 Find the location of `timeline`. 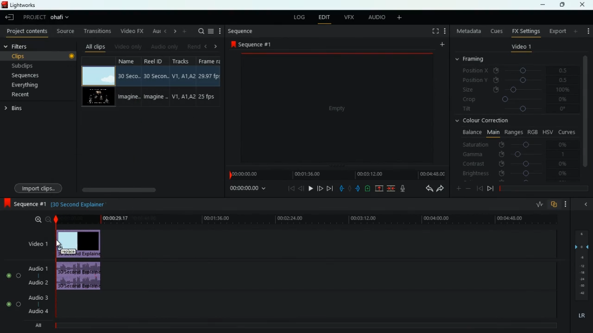

timeline is located at coordinates (543, 188).